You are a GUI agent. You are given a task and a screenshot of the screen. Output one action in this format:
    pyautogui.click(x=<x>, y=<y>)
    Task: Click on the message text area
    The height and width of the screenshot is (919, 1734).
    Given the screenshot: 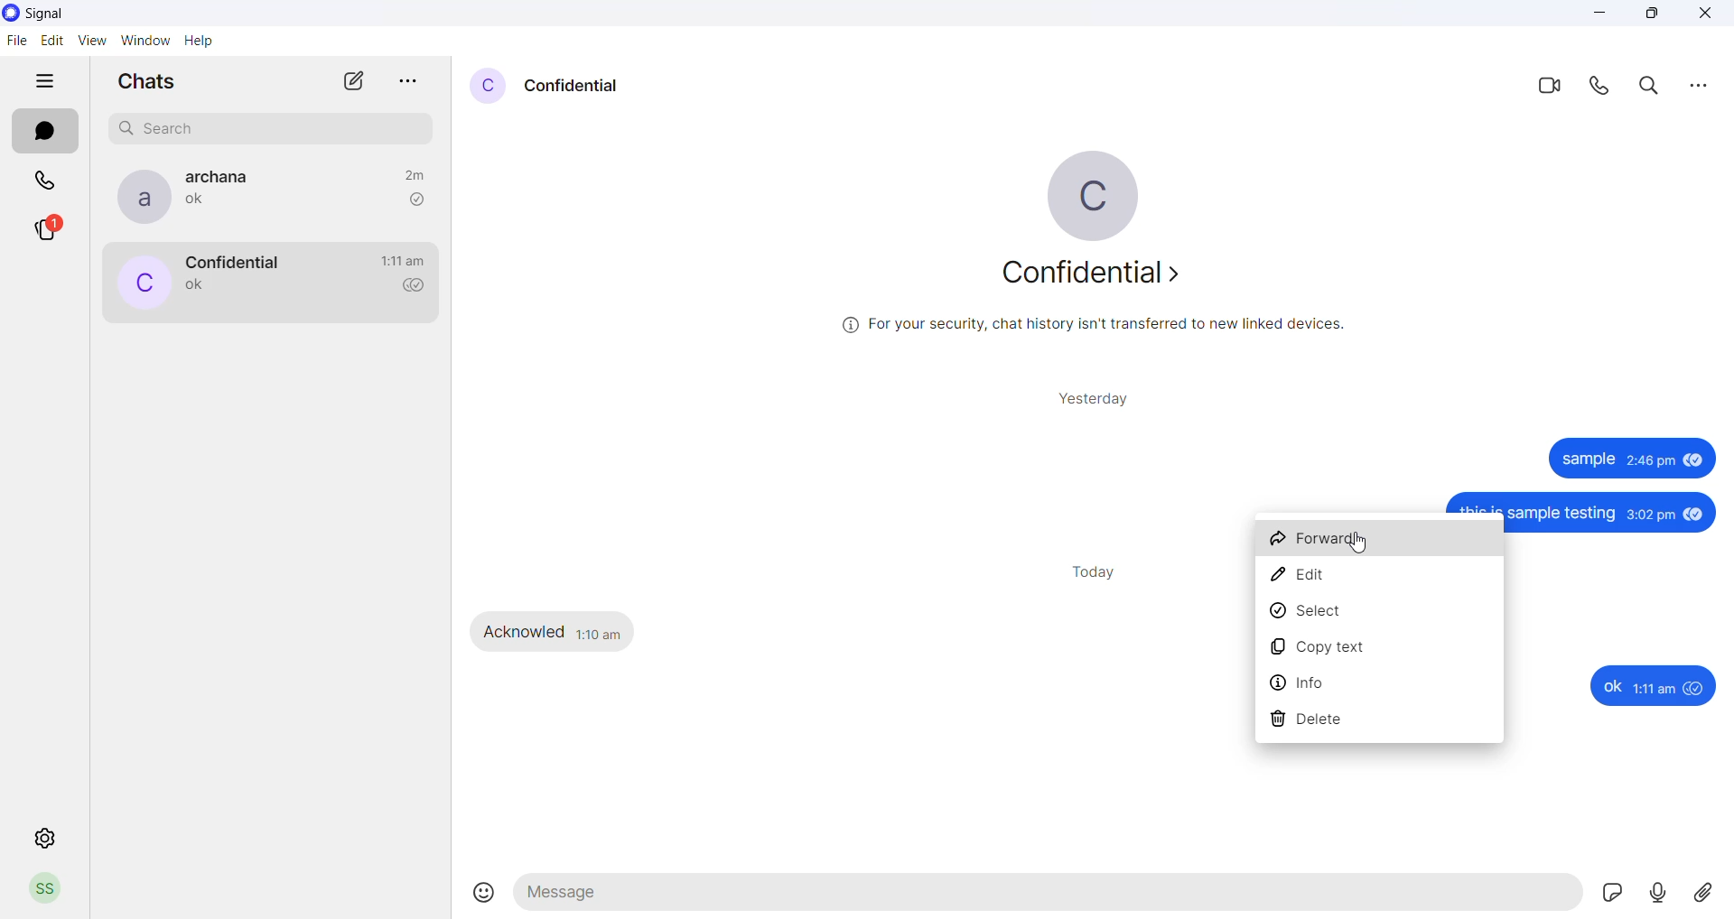 What is the action you would take?
    pyautogui.click(x=1050, y=897)
    